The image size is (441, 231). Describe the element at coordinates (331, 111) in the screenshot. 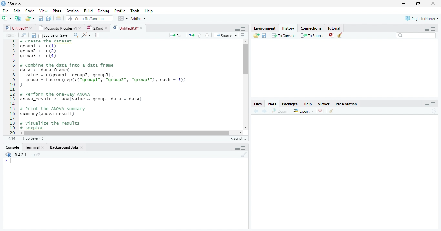

I see `Clear Console` at that location.